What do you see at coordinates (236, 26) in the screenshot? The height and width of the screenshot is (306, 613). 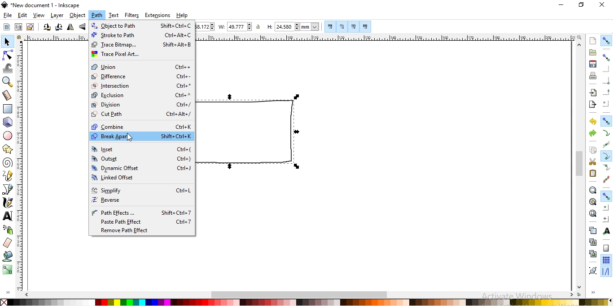 I see `width of selection` at bounding box center [236, 26].